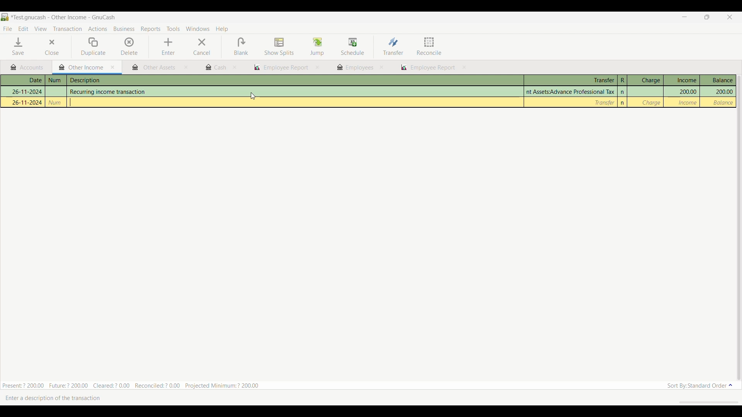  I want to click on Software logo, so click(5, 17).